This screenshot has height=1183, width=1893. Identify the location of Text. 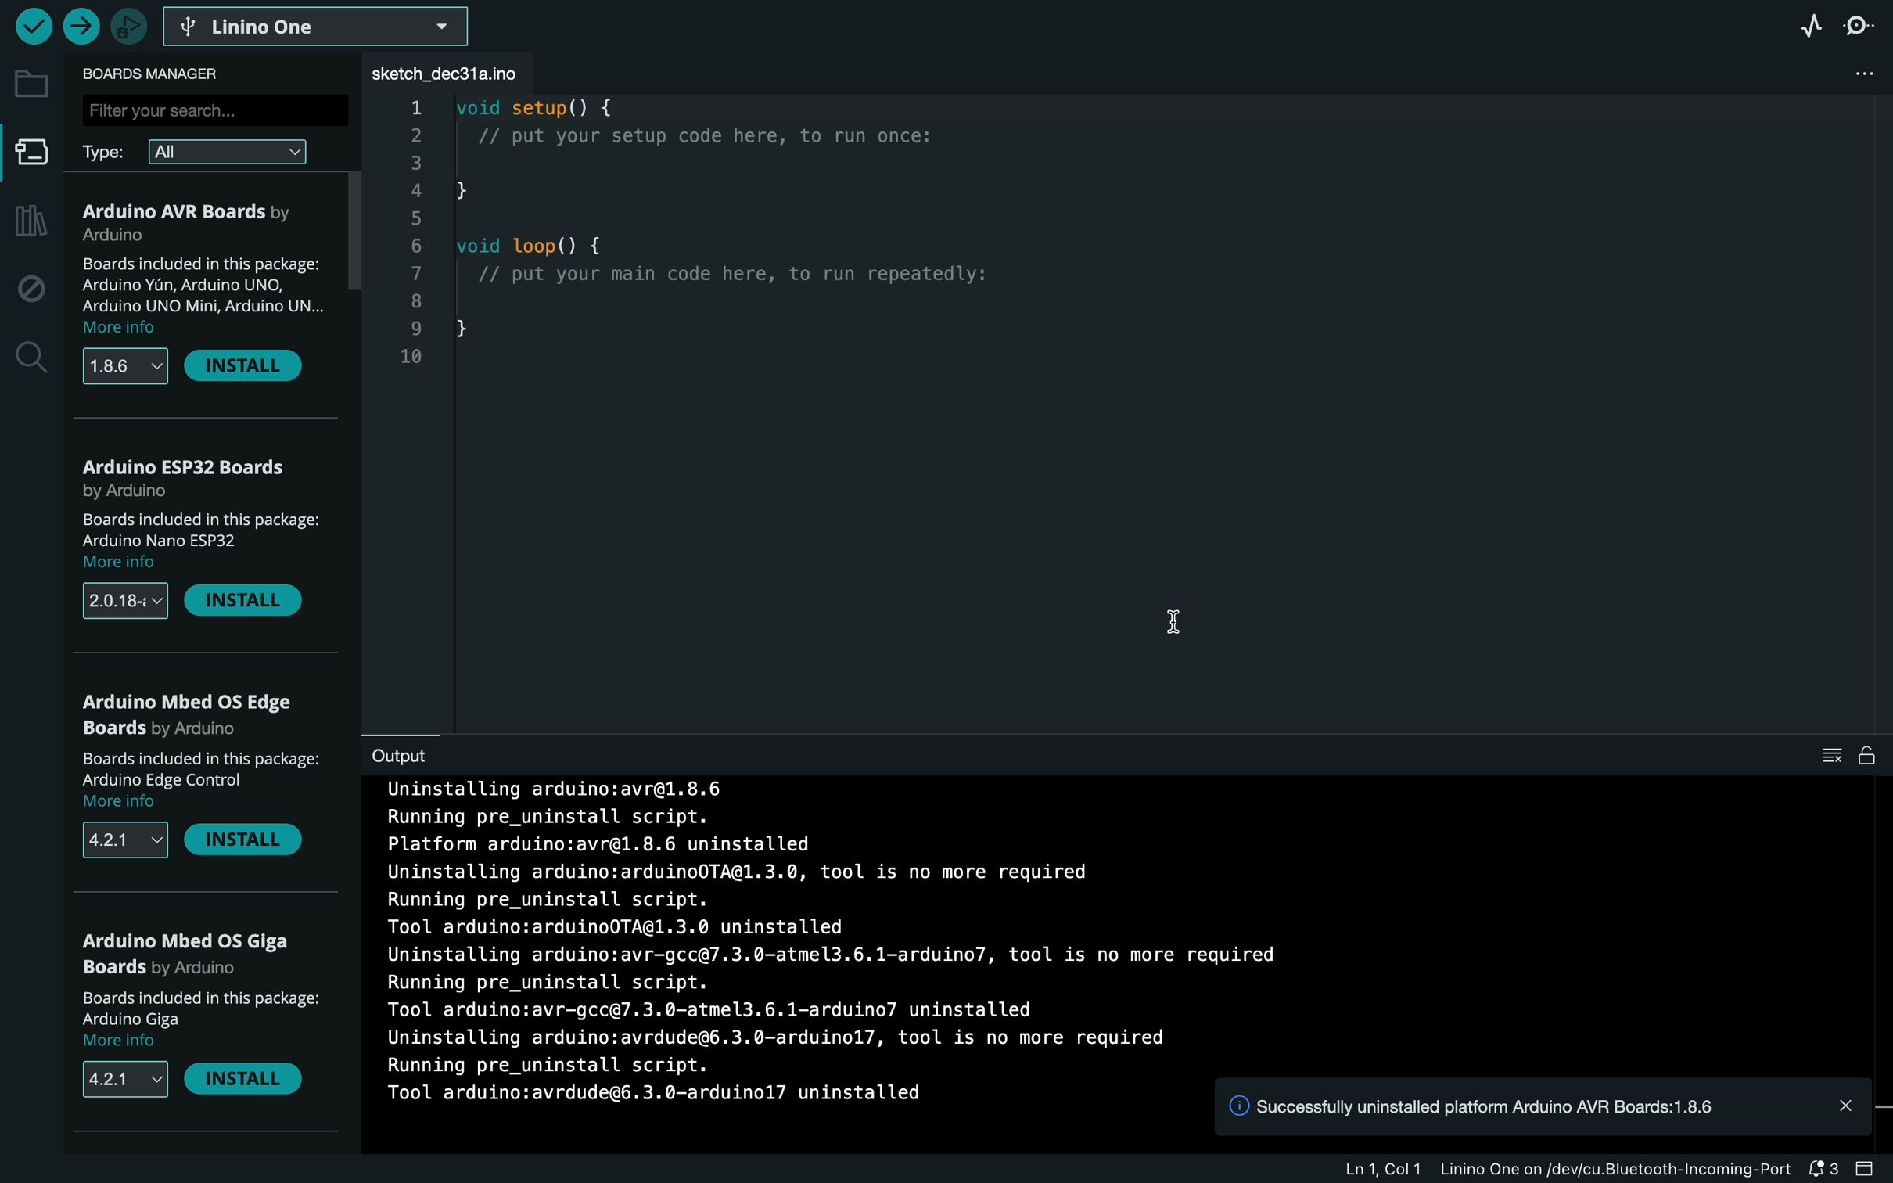
(726, 1102).